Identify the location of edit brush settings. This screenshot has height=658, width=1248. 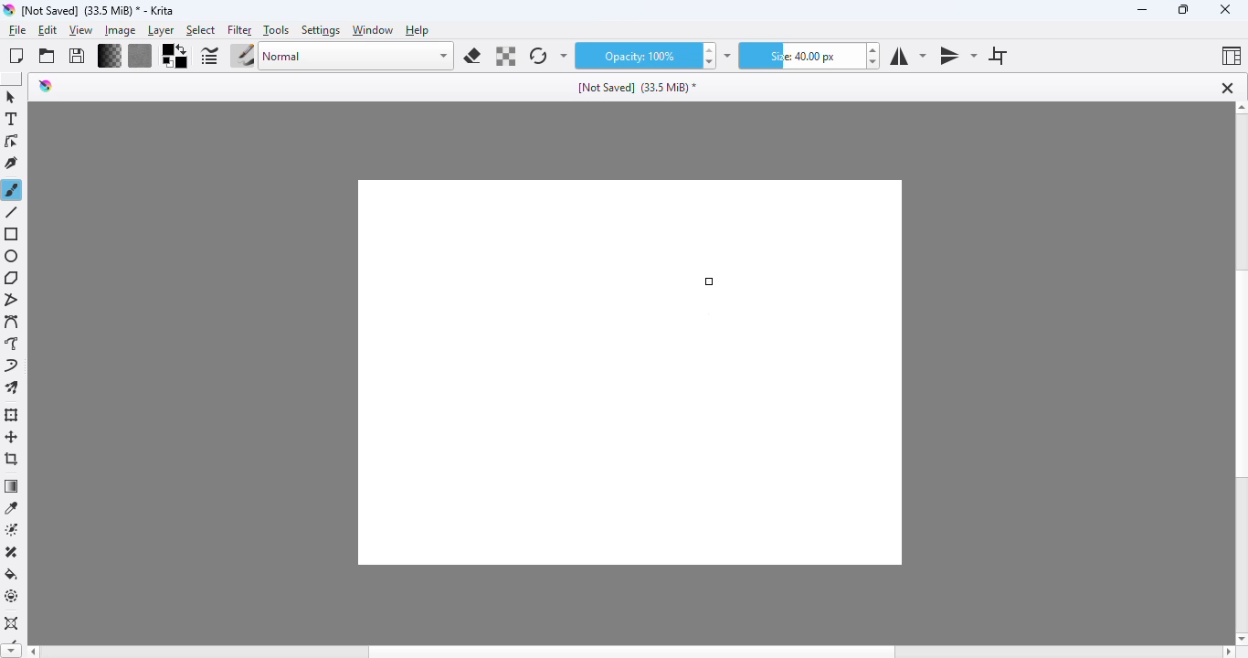
(210, 55).